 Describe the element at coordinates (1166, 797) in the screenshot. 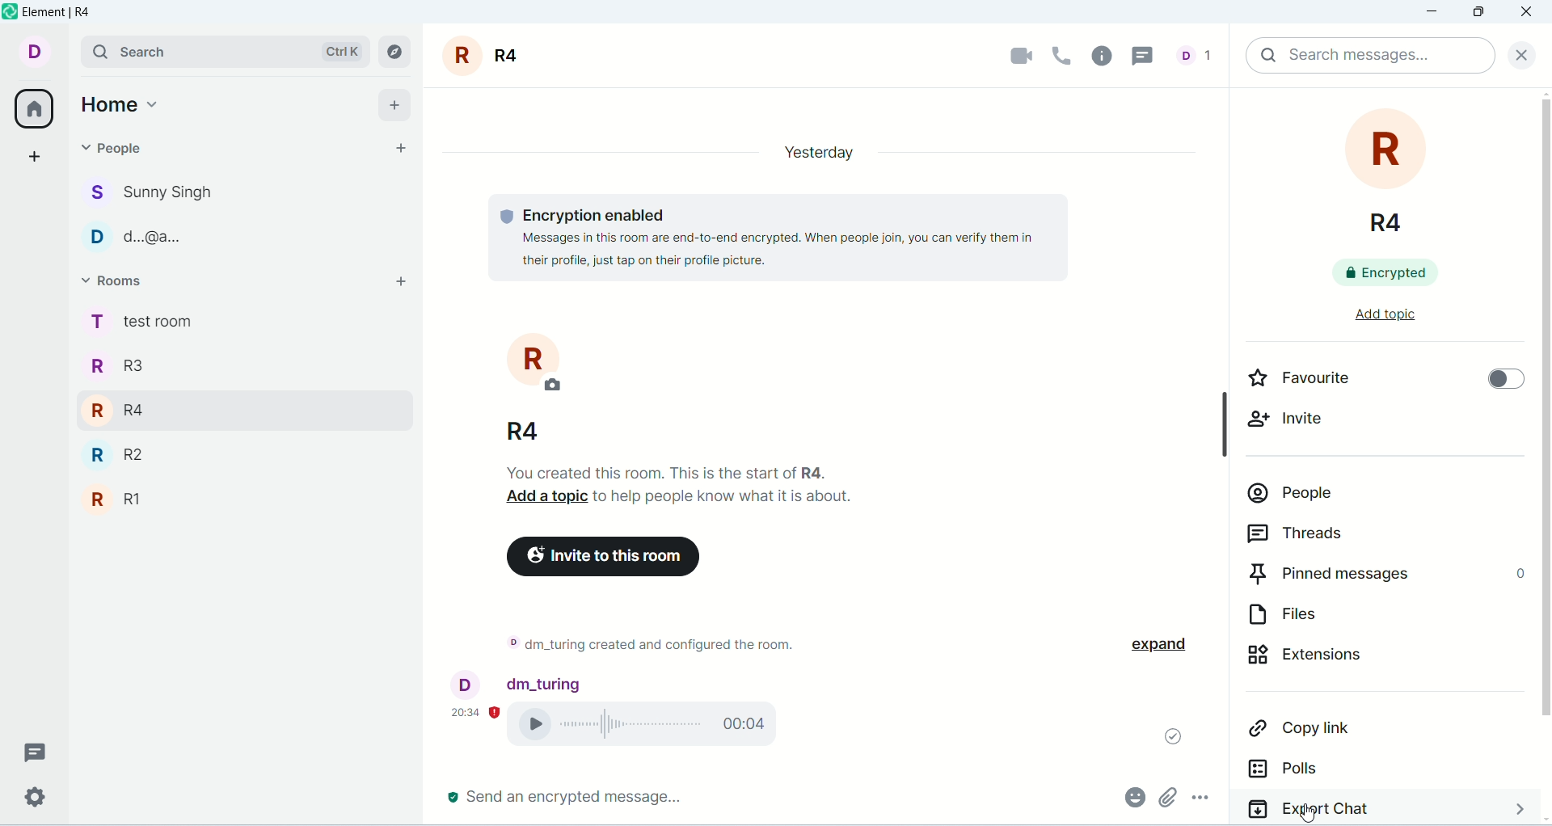

I see `attachment` at that location.